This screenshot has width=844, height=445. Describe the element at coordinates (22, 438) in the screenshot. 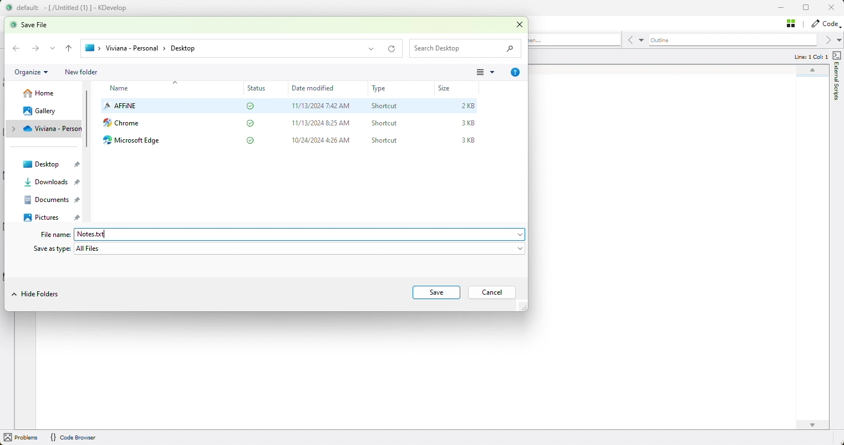

I see `problems` at that location.